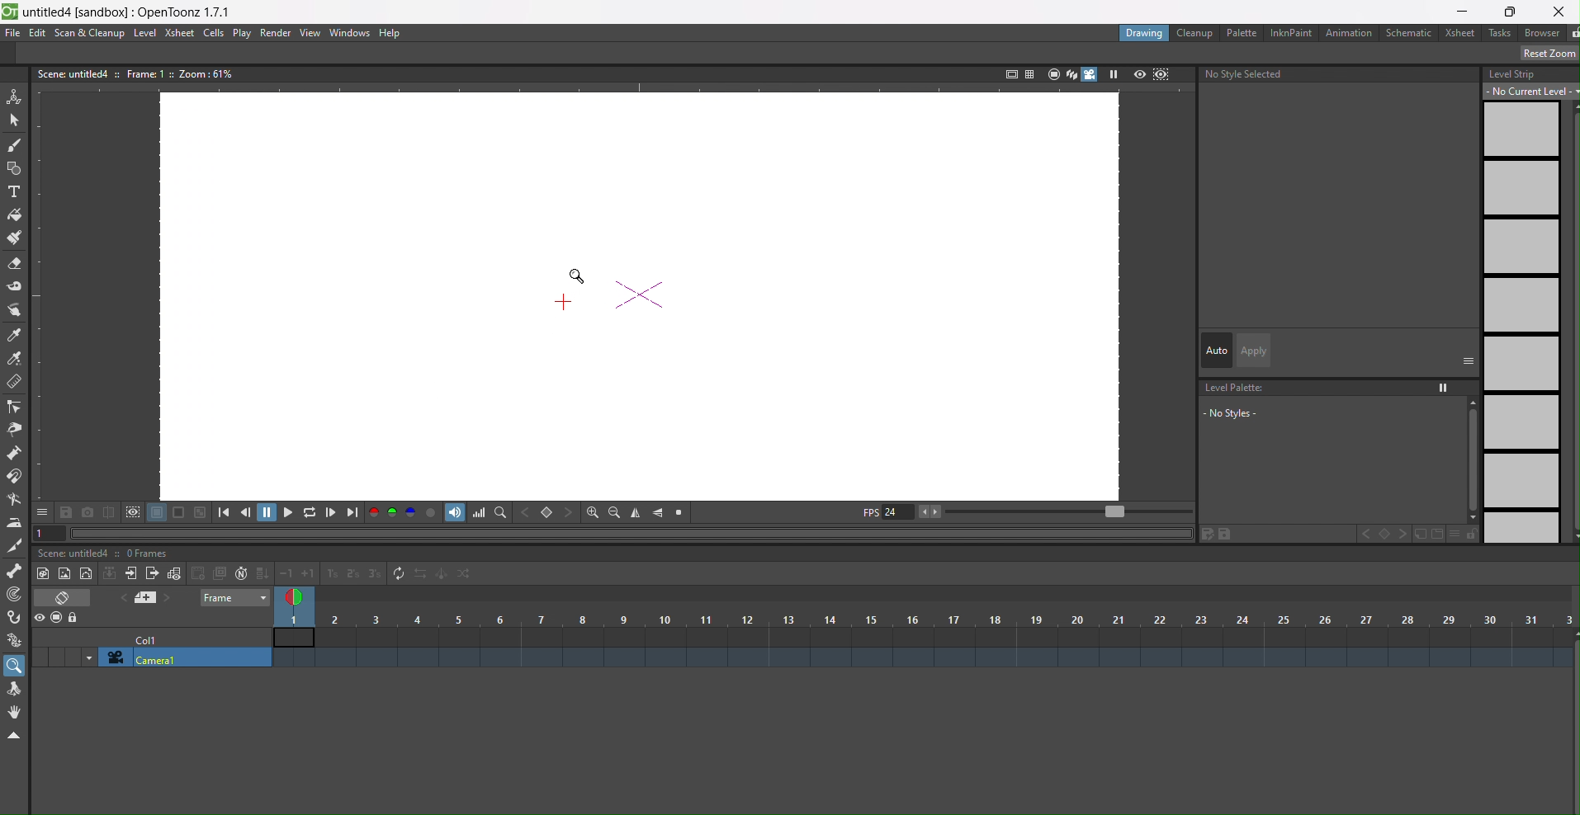 The width and height of the screenshot is (1580, 815). What do you see at coordinates (419, 575) in the screenshot?
I see `` at bounding box center [419, 575].